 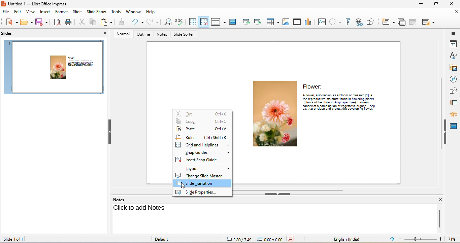 What do you see at coordinates (297, 22) in the screenshot?
I see `video/audio` at bounding box center [297, 22].